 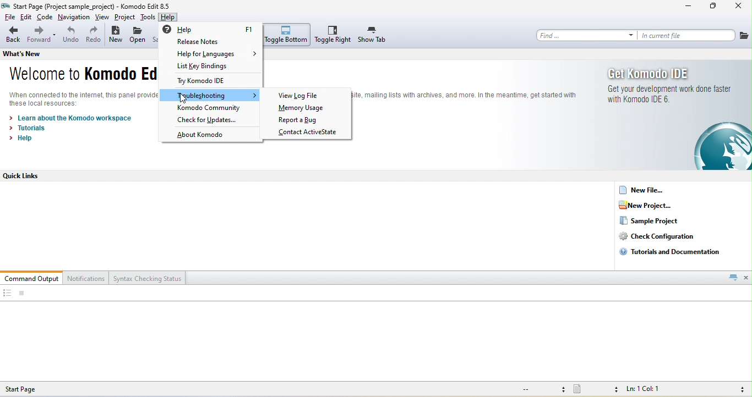 I want to click on release notes, so click(x=211, y=42).